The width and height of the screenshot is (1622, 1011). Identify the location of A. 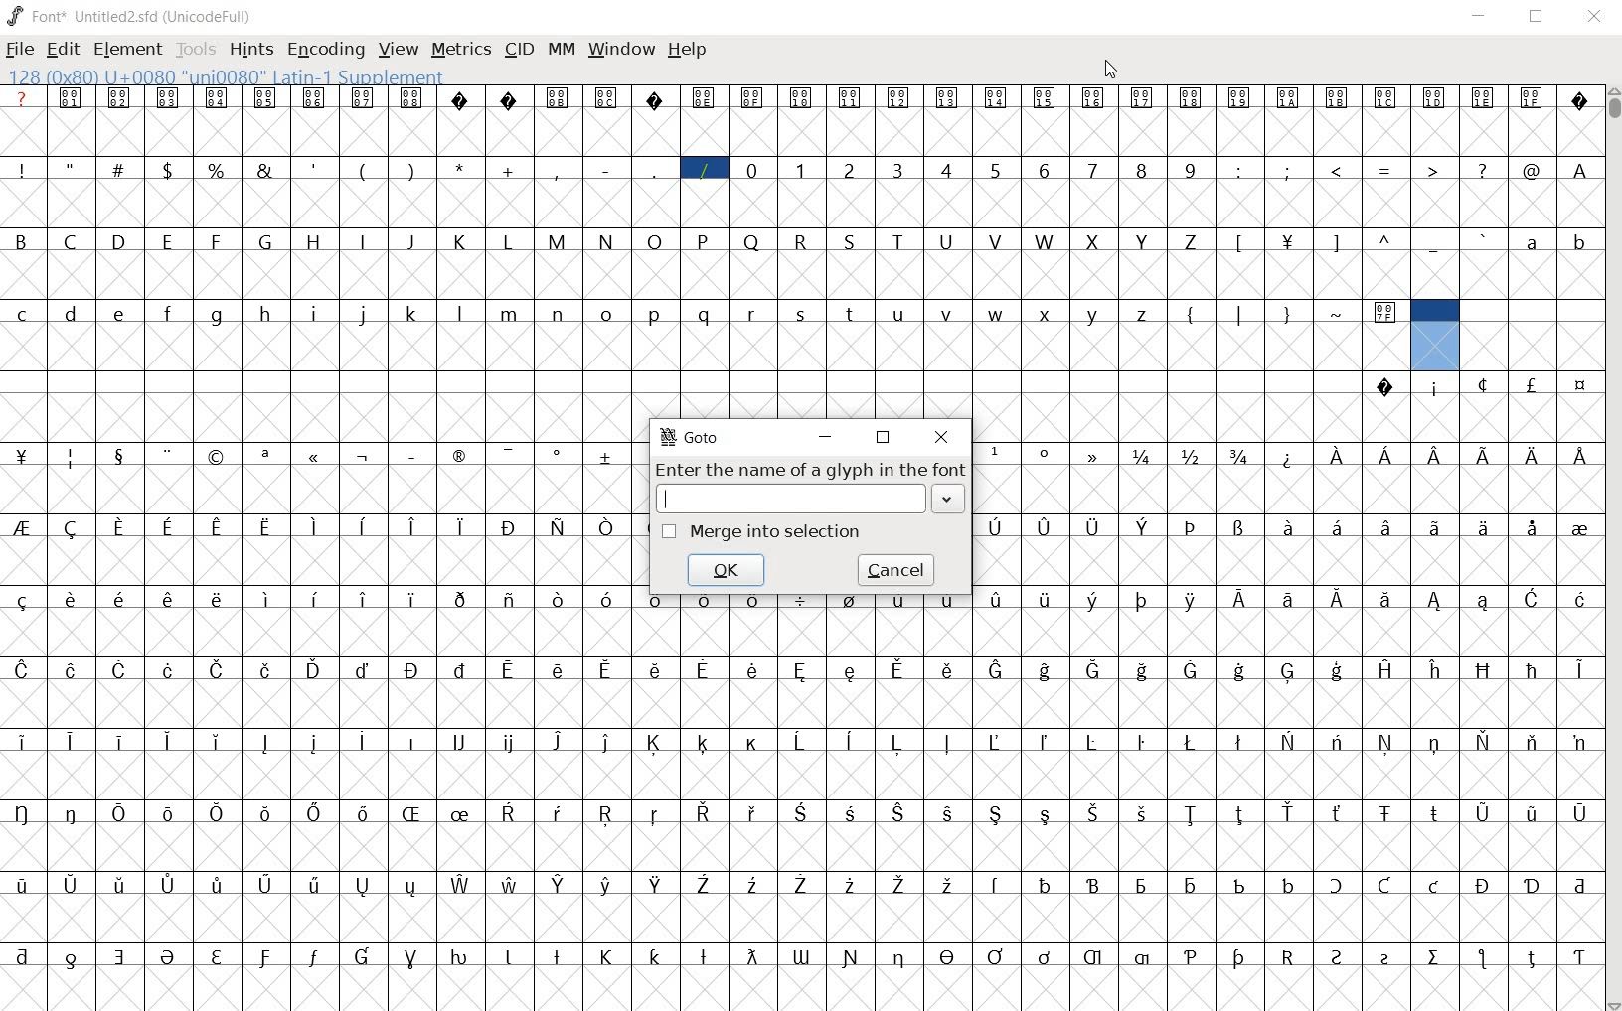
(1582, 169).